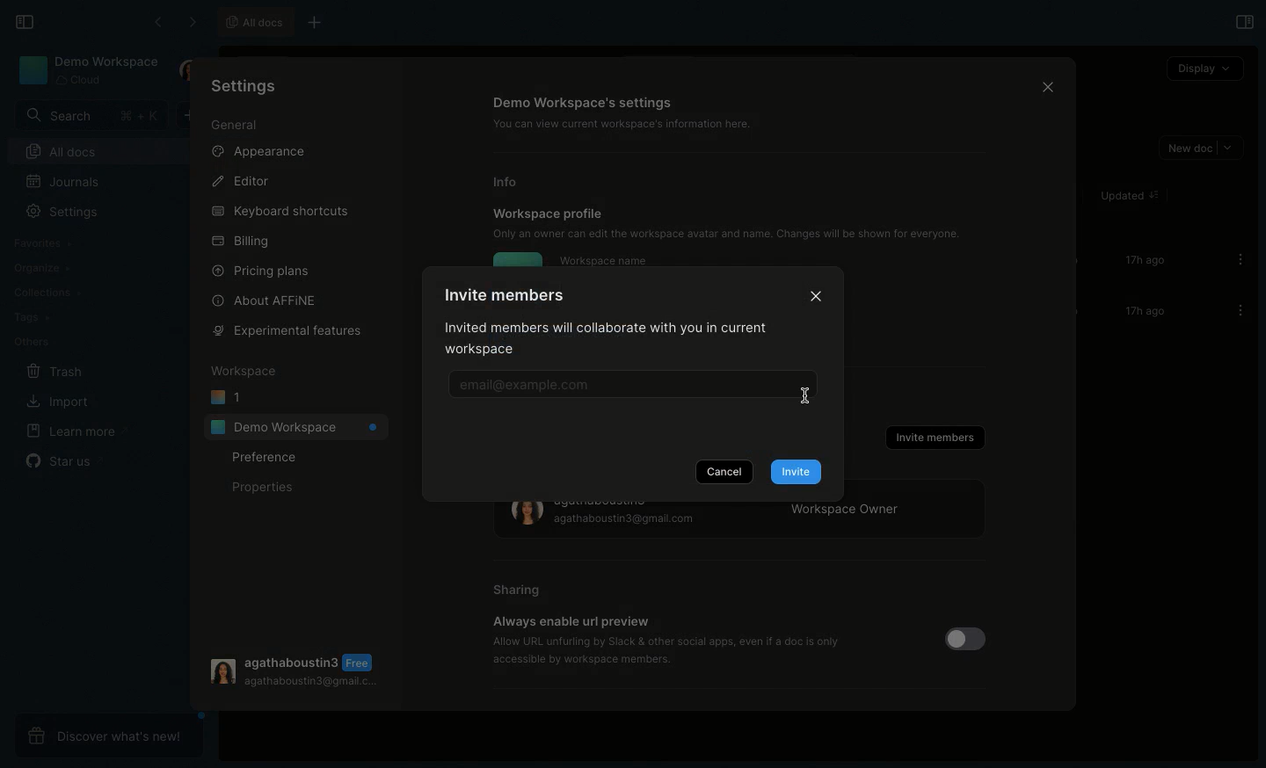  I want to click on Workspace profile, so click(549, 213).